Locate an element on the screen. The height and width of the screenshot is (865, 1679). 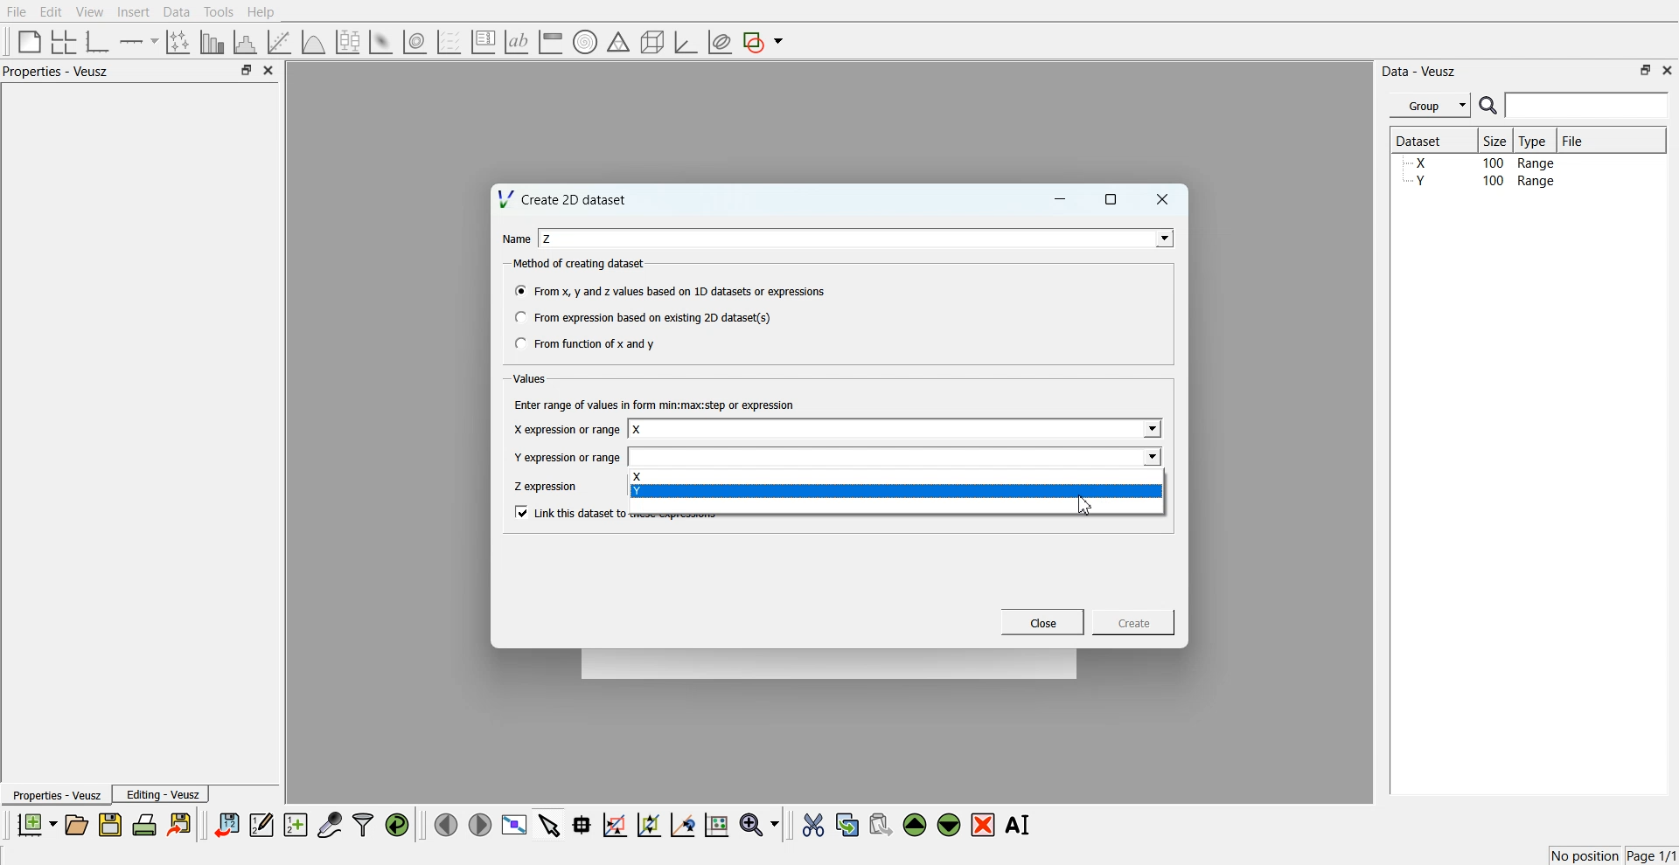
Import dataset from veusz is located at coordinates (226, 824).